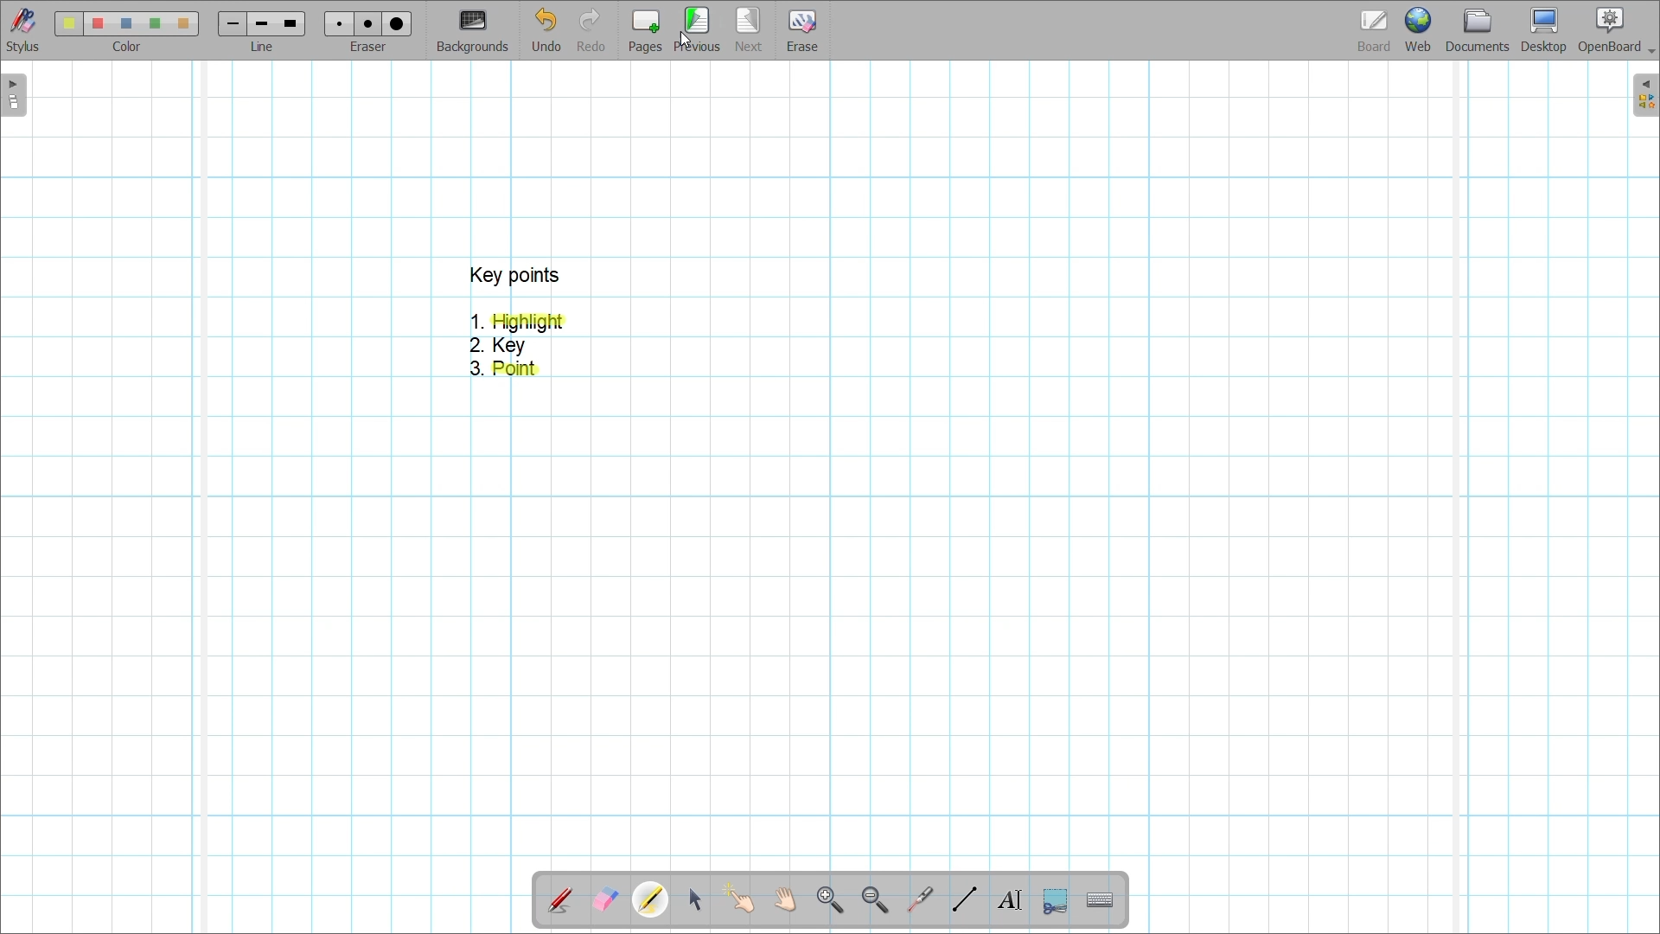 Image resolution: width=1660 pixels, height=934 pixels. What do you see at coordinates (24, 30) in the screenshot?
I see `Stylus menu at the bottom of the page` at bounding box center [24, 30].